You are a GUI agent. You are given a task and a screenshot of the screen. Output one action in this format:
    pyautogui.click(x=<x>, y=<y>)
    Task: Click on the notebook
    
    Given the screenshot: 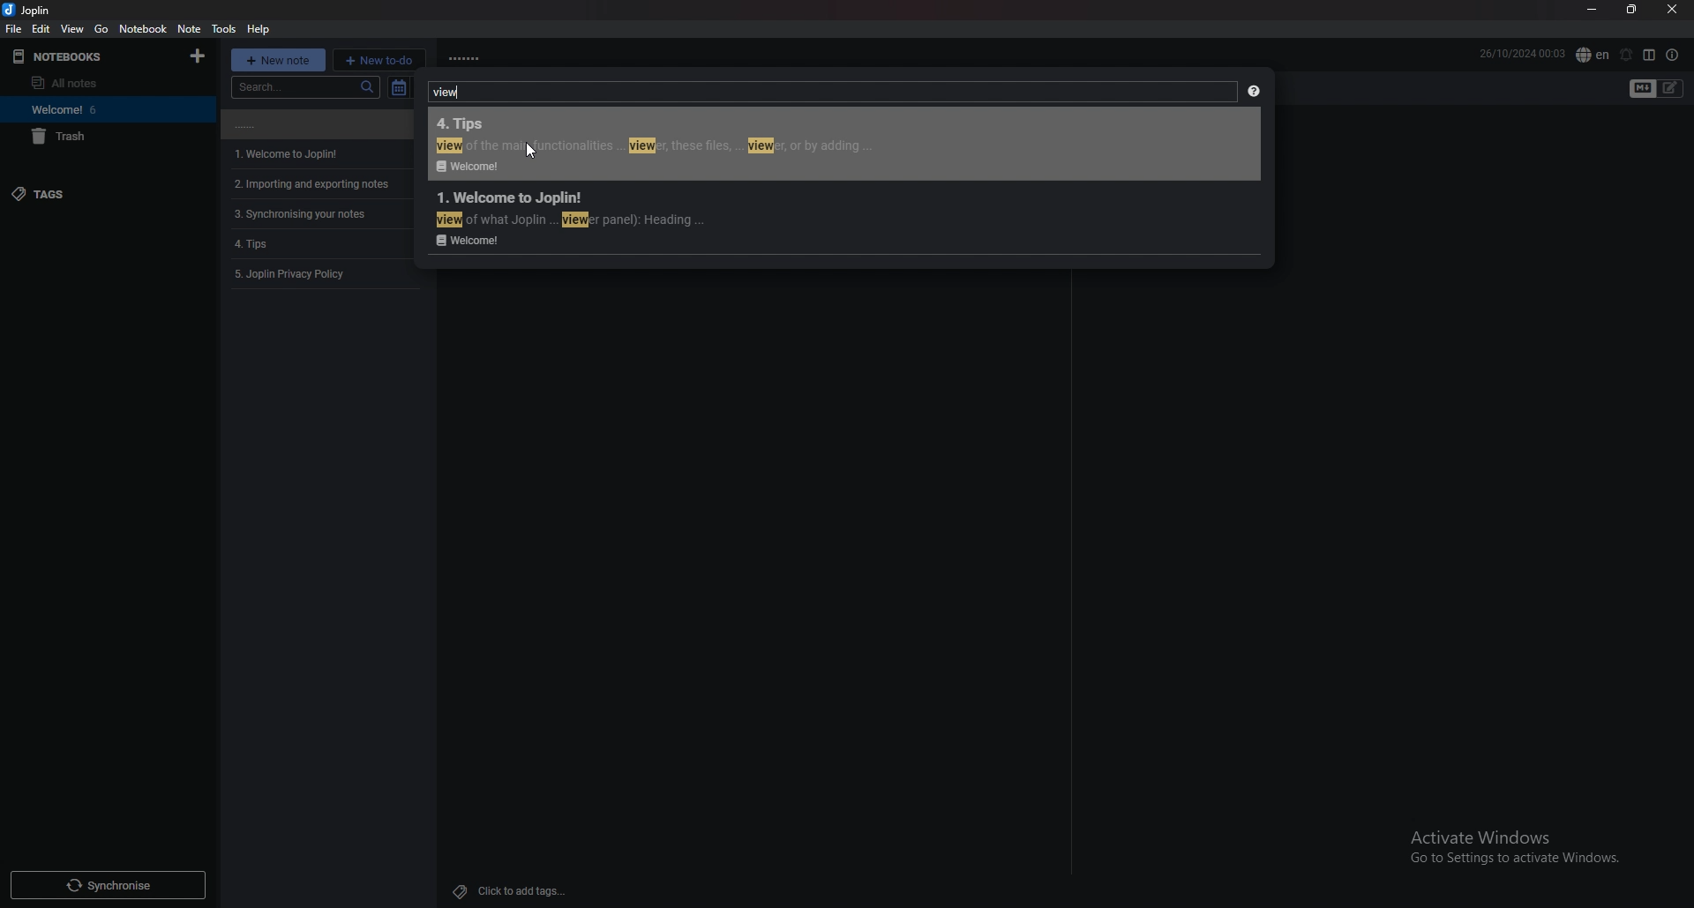 What is the action you would take?
    pyautogui.click(x=144, y=28)
    